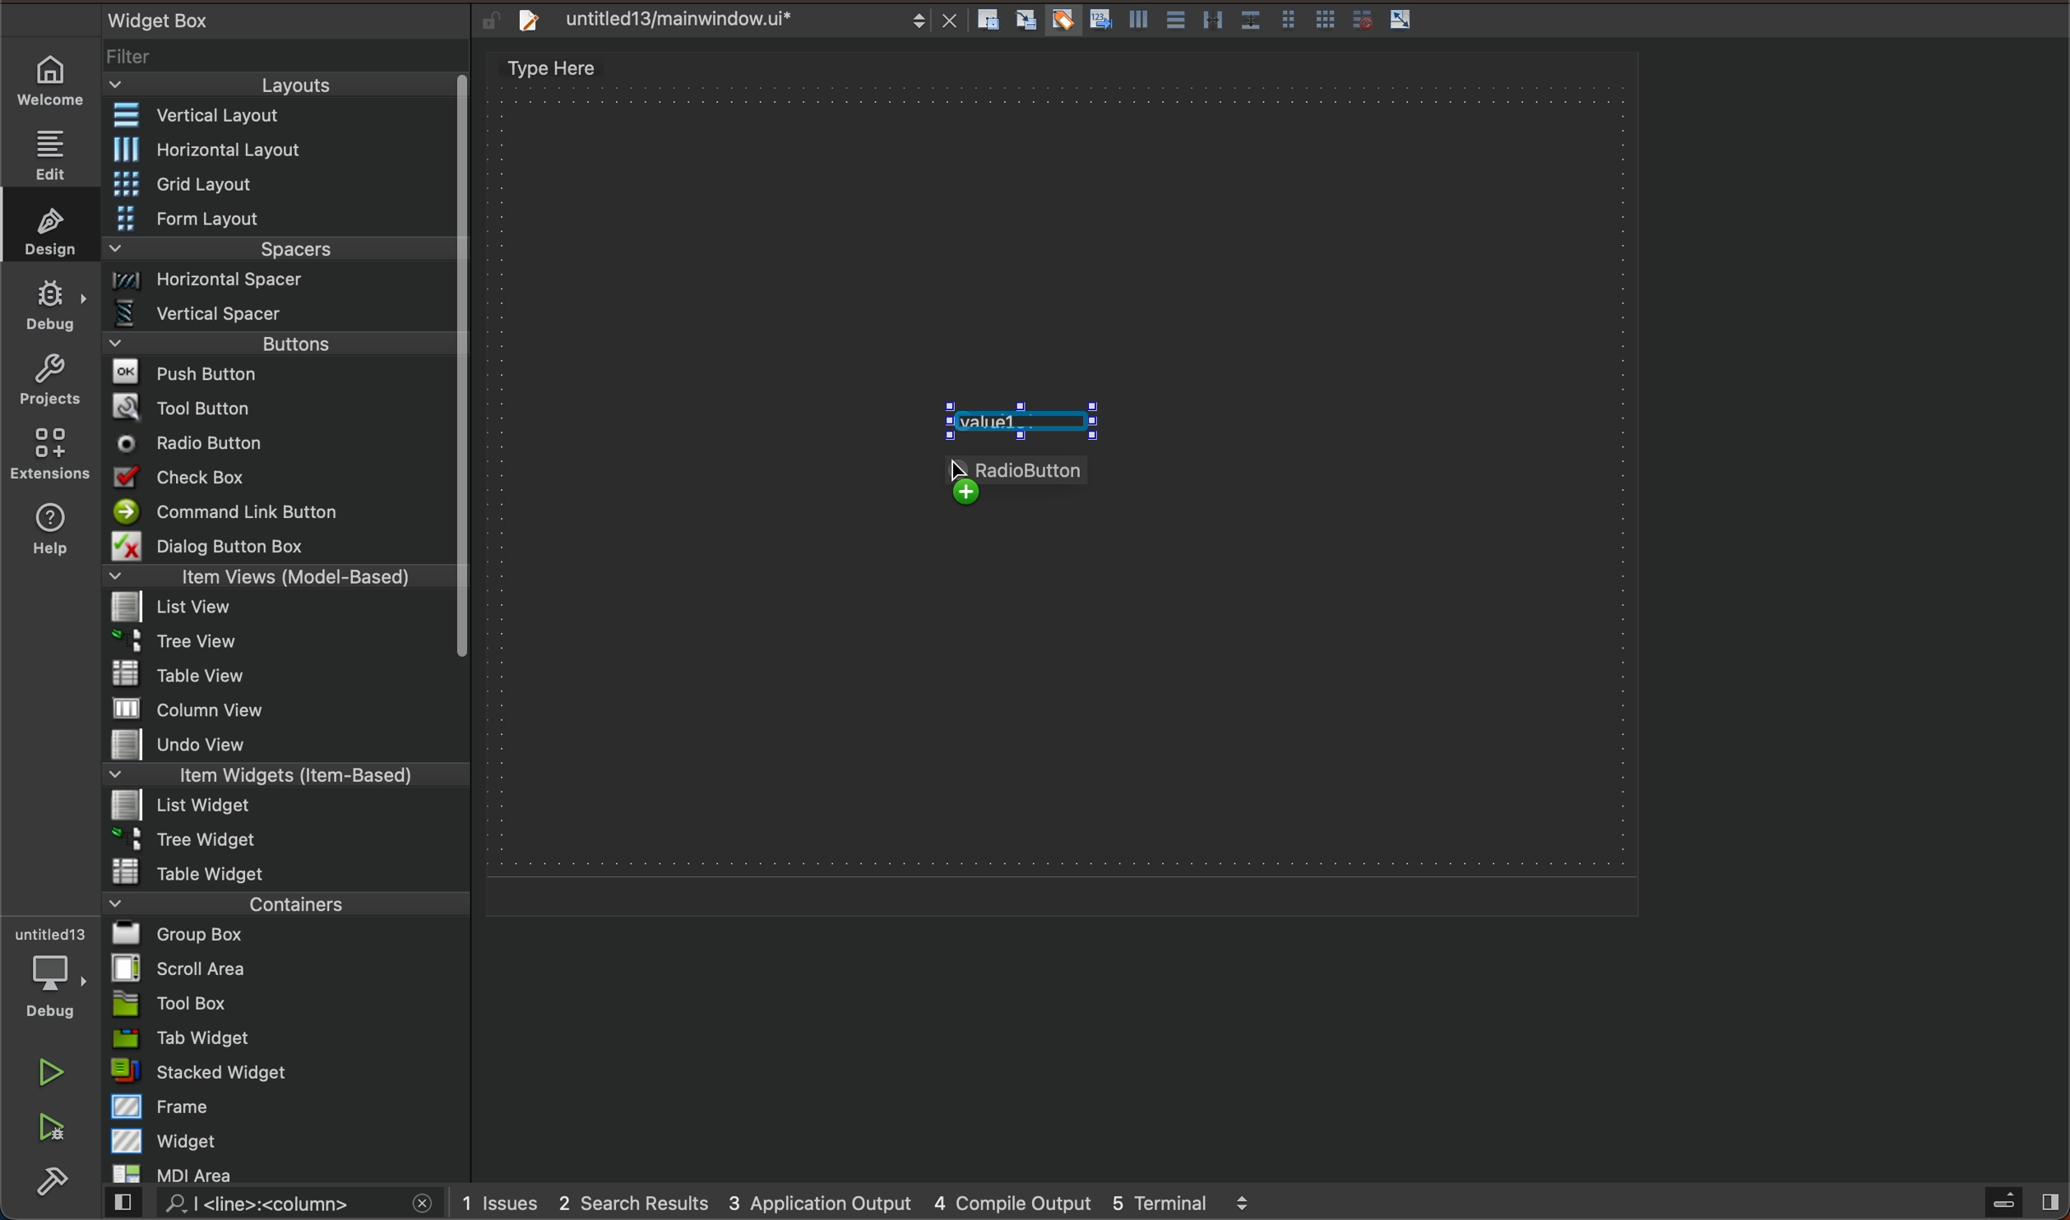 This screenshot has width=2070, height=1220. I want to click on , so click(281, 349).